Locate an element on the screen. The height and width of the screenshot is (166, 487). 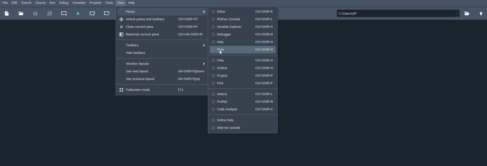
Run is located at coordinates (53, 3).